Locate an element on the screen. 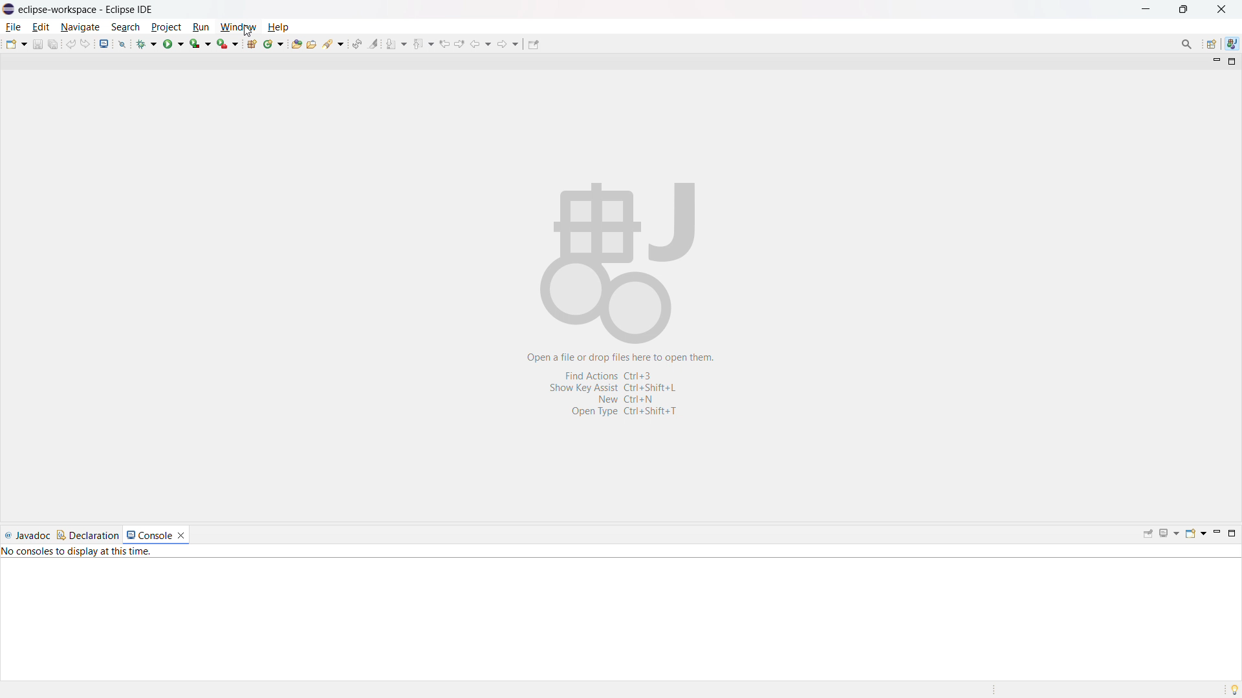  navigate is located at coordinates (81, 27).